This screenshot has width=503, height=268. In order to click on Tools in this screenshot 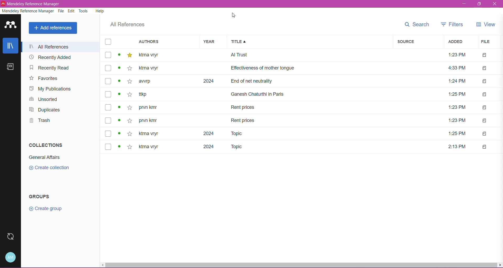, I will do `click(84, 11)`.